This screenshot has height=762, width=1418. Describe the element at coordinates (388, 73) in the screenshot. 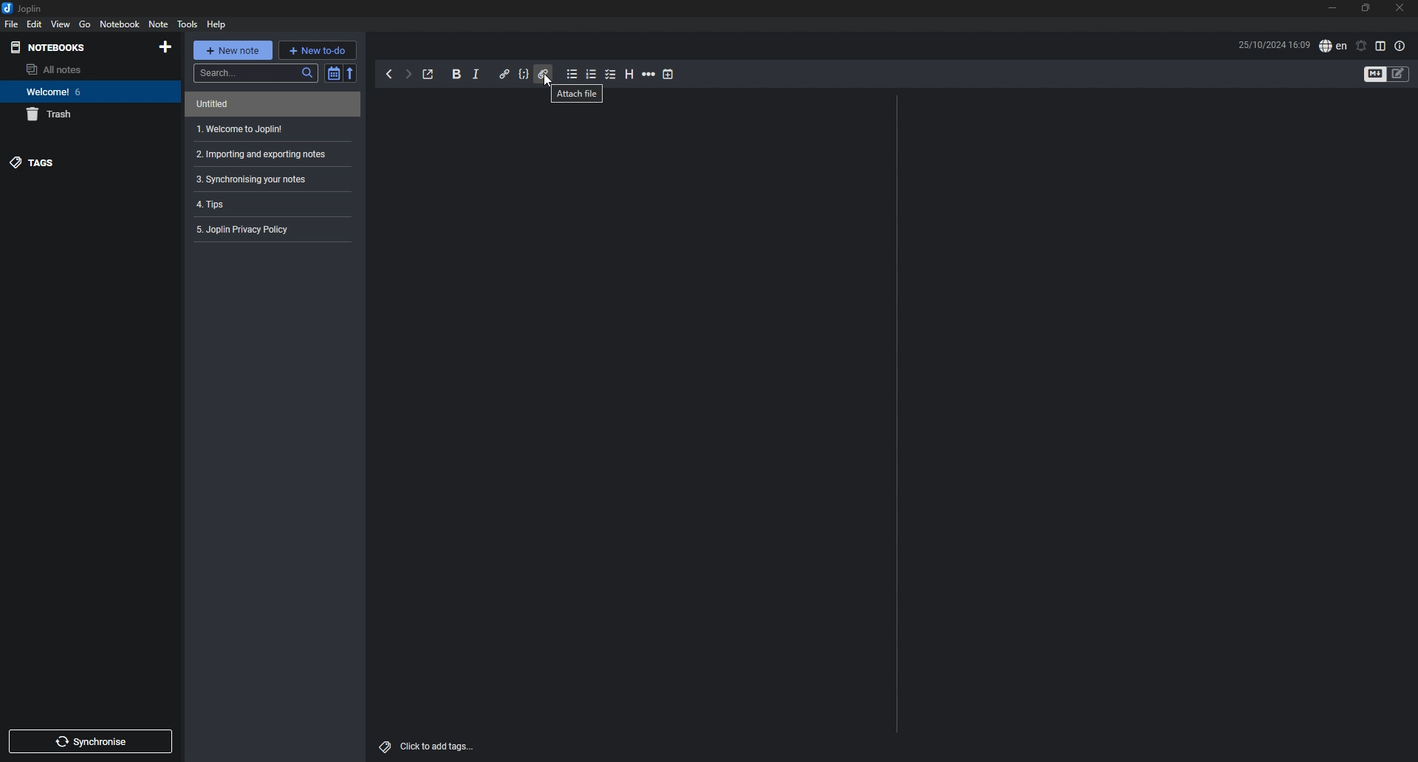

I see `backward` at that location.